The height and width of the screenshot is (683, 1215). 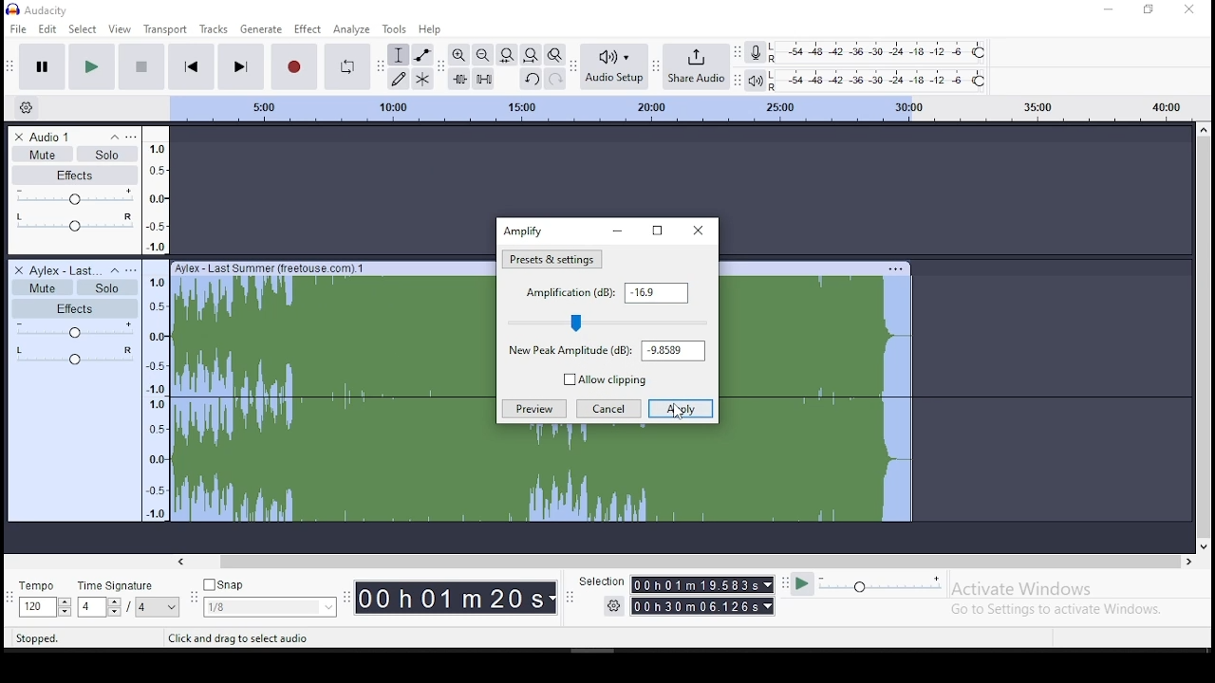 I want to click on mute, so click(x=41, y=154).